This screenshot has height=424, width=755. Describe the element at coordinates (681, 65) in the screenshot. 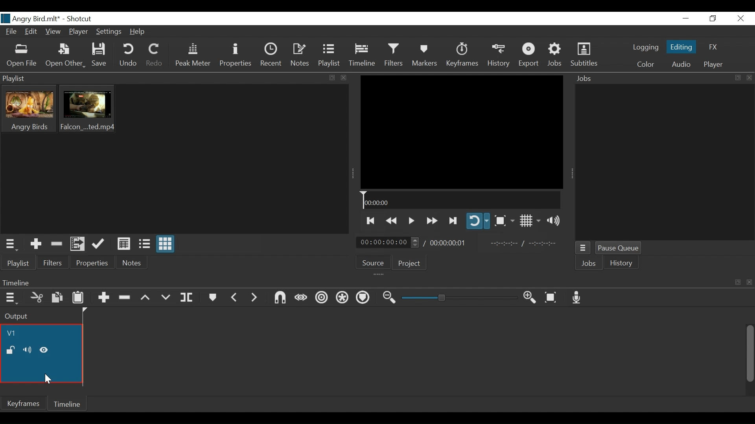

I see `` at that location.